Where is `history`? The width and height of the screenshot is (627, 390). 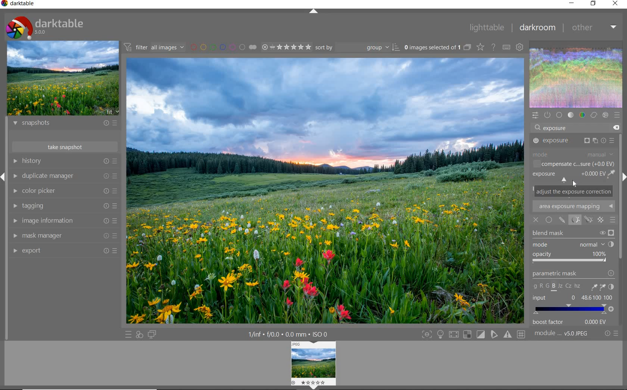 history is located at coordinates (64, 161).